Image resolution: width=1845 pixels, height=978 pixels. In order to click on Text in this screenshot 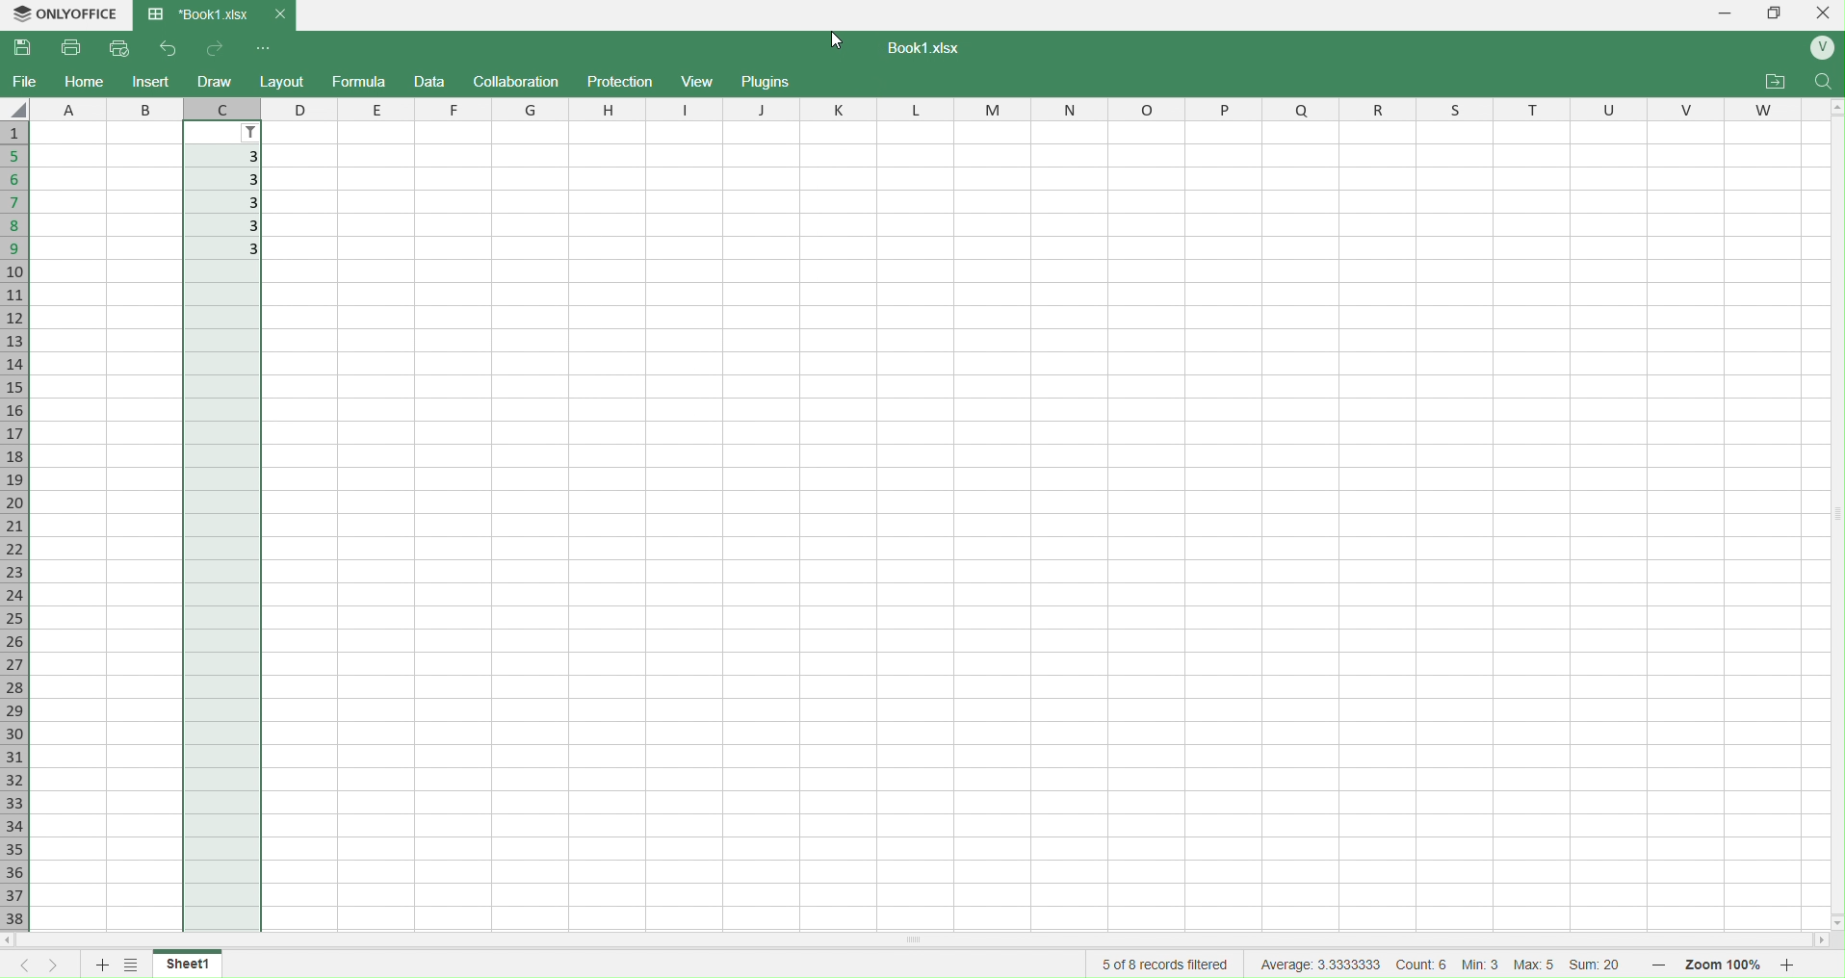, I will do `click(919, 47)`.